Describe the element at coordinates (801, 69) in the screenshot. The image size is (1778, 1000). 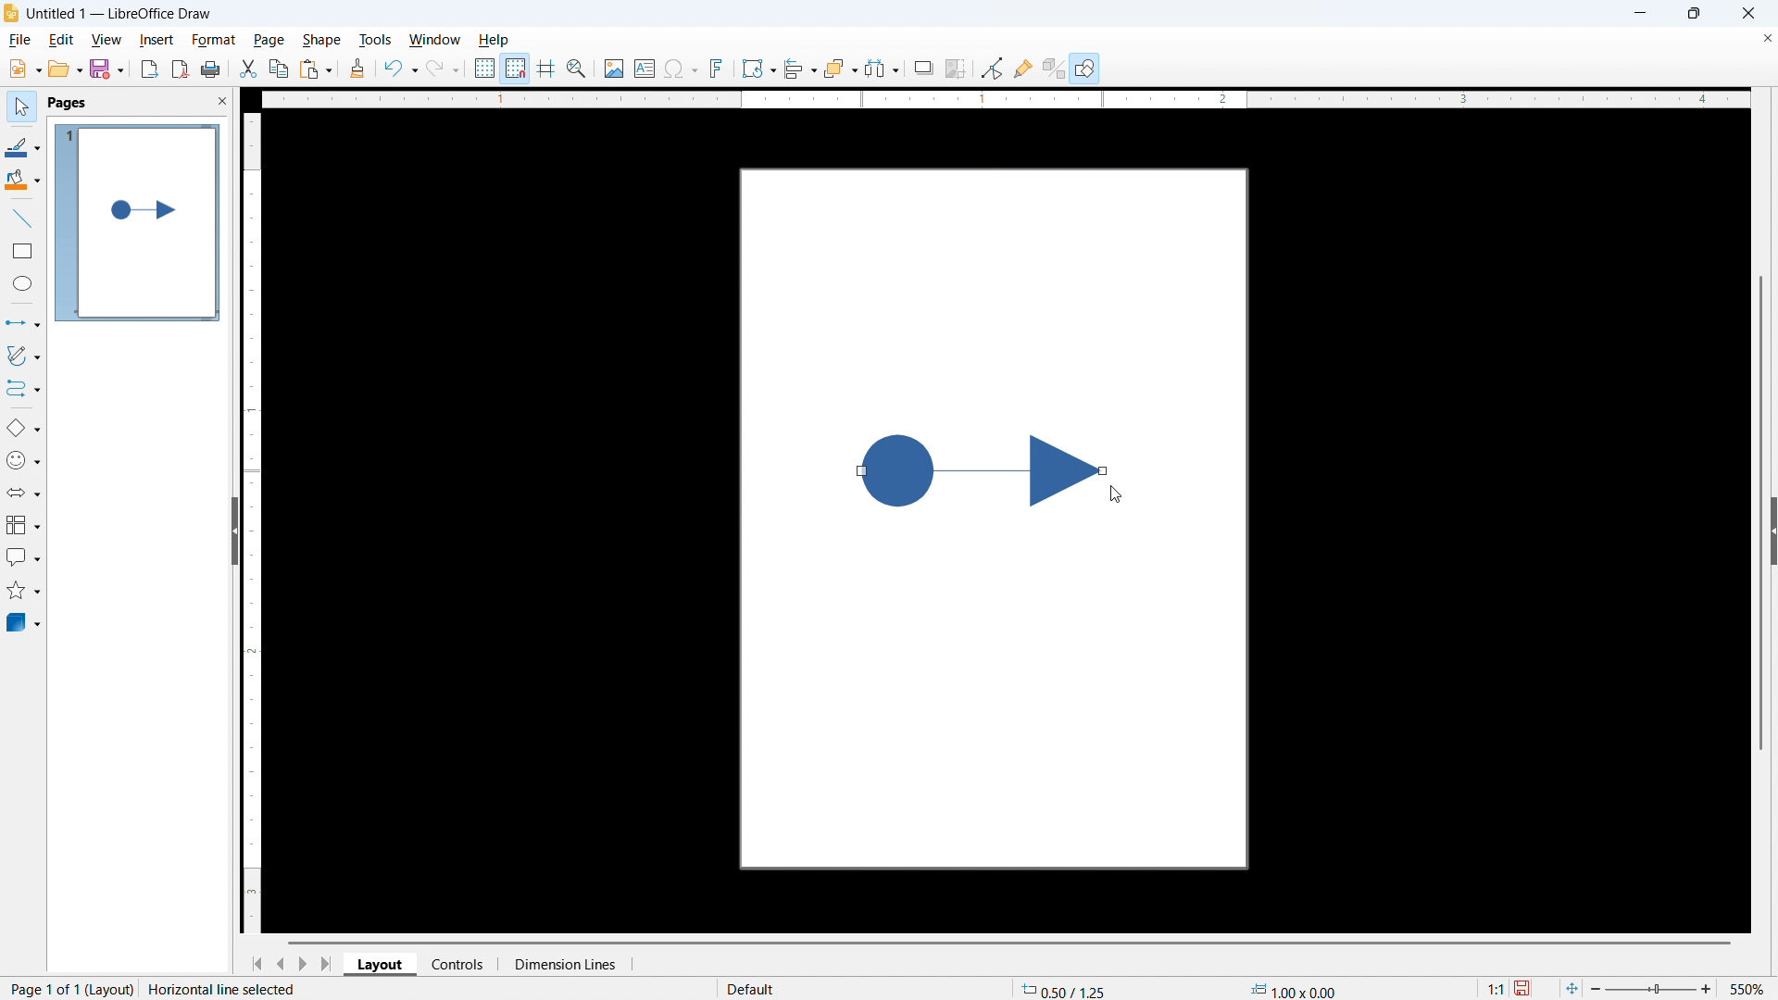
I see `align ` at that location.